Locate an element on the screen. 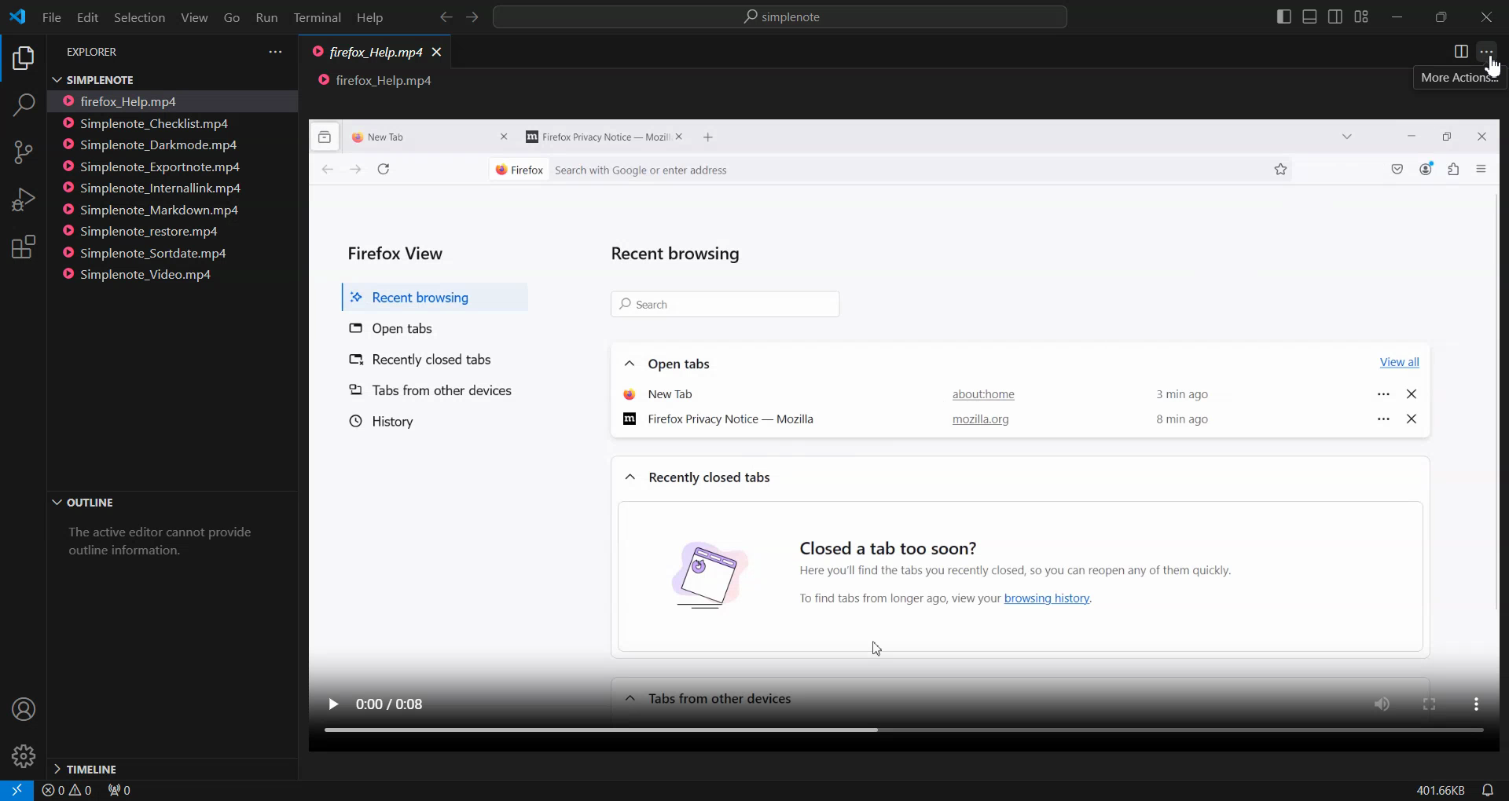  | Simplenote_restore.mp4 is located at coordinates (145, 232).